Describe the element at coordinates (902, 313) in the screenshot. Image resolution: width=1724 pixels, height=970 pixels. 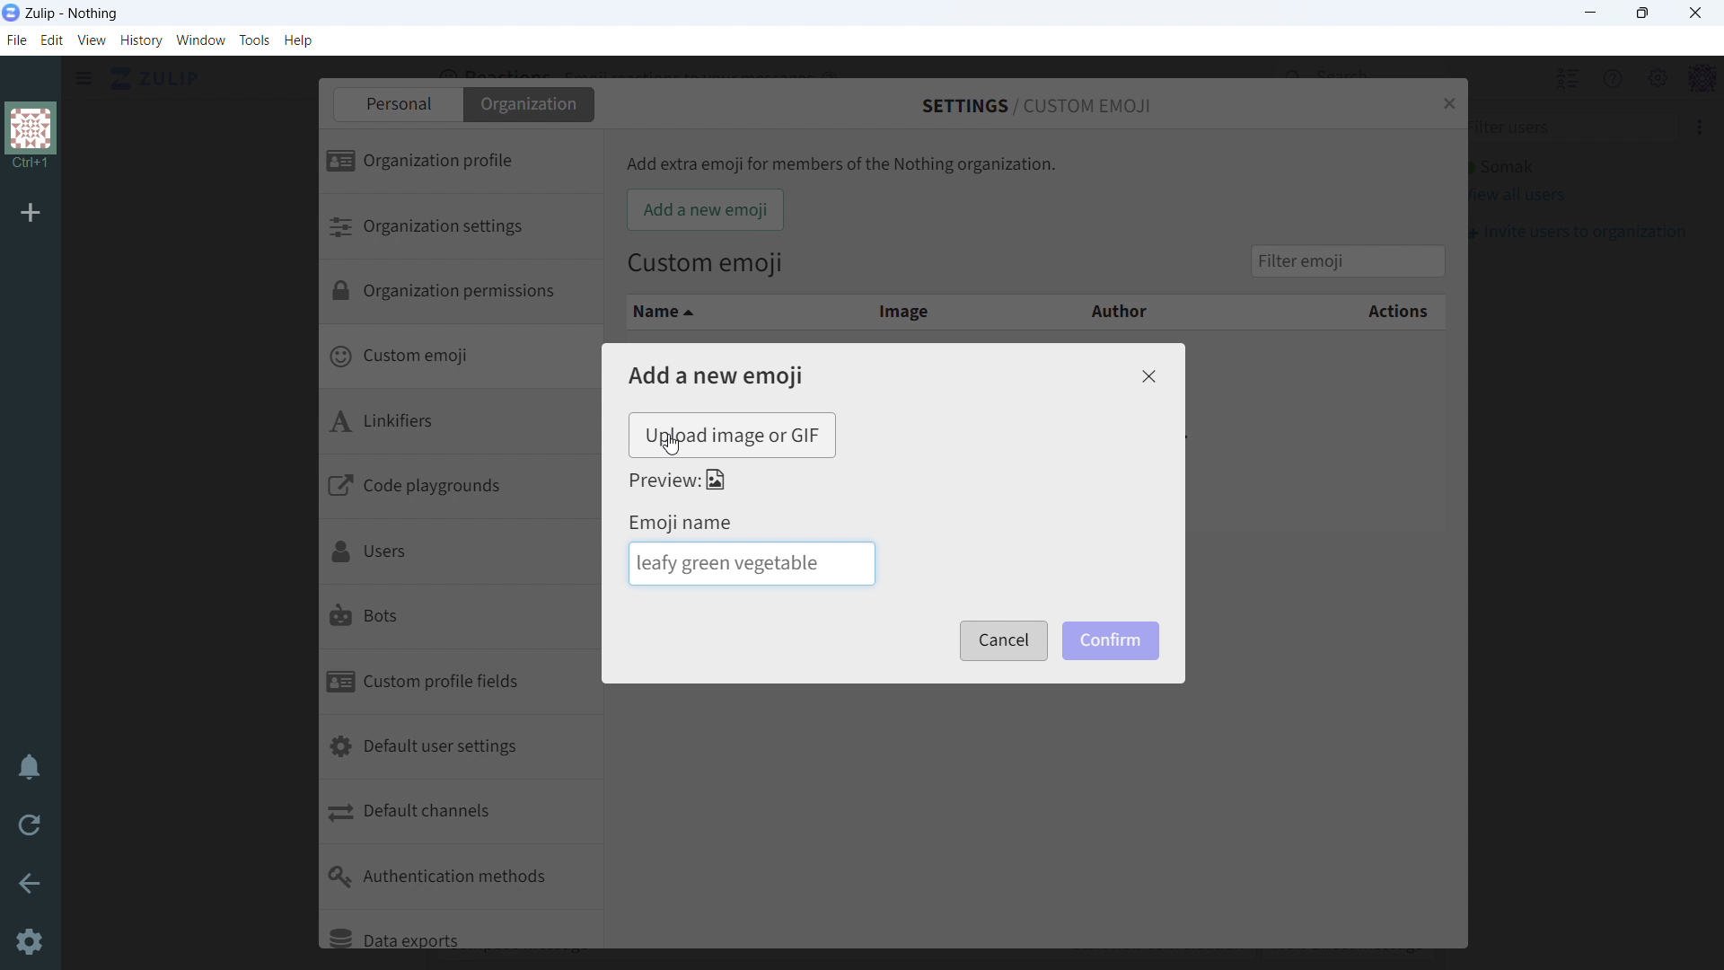
I see `image` at that location.